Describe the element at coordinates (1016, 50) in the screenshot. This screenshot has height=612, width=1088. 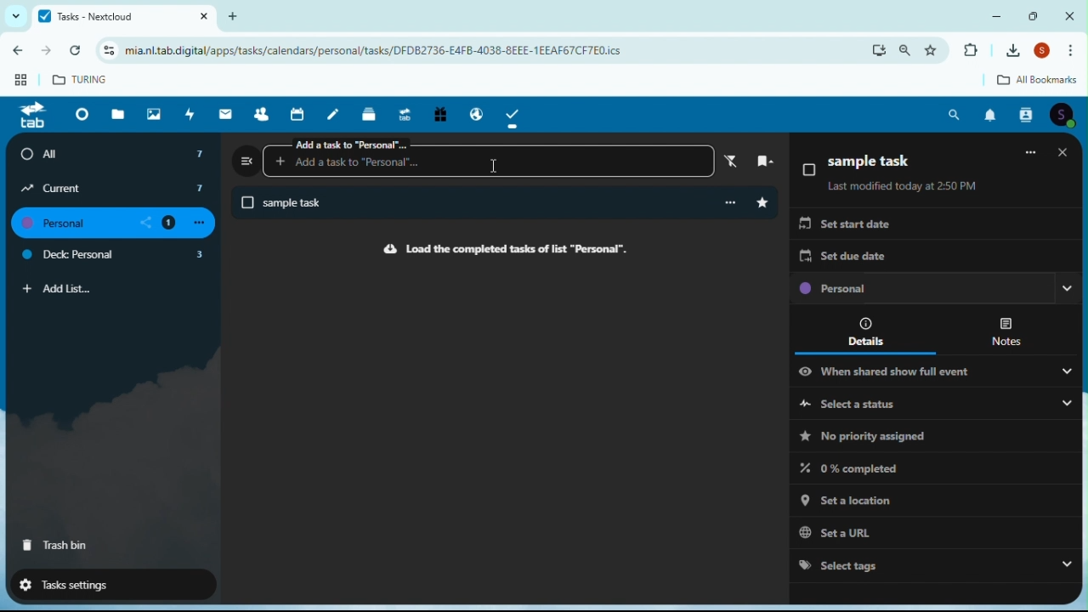
I see `Downloads` at that location.